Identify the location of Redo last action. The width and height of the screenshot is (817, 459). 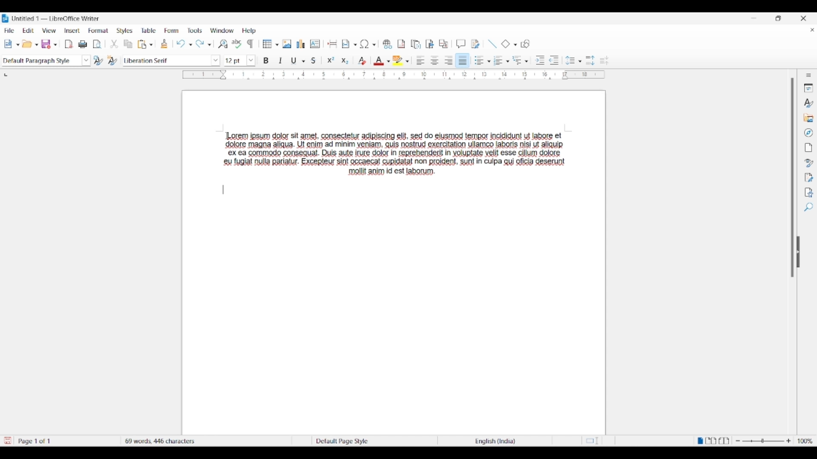
(200, 44).